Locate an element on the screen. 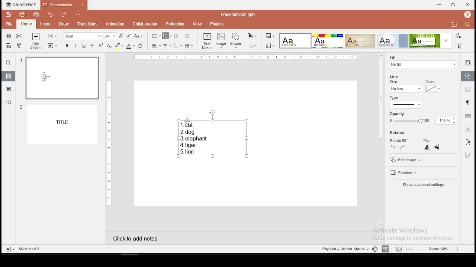  font is located at coordinates (83, 36).